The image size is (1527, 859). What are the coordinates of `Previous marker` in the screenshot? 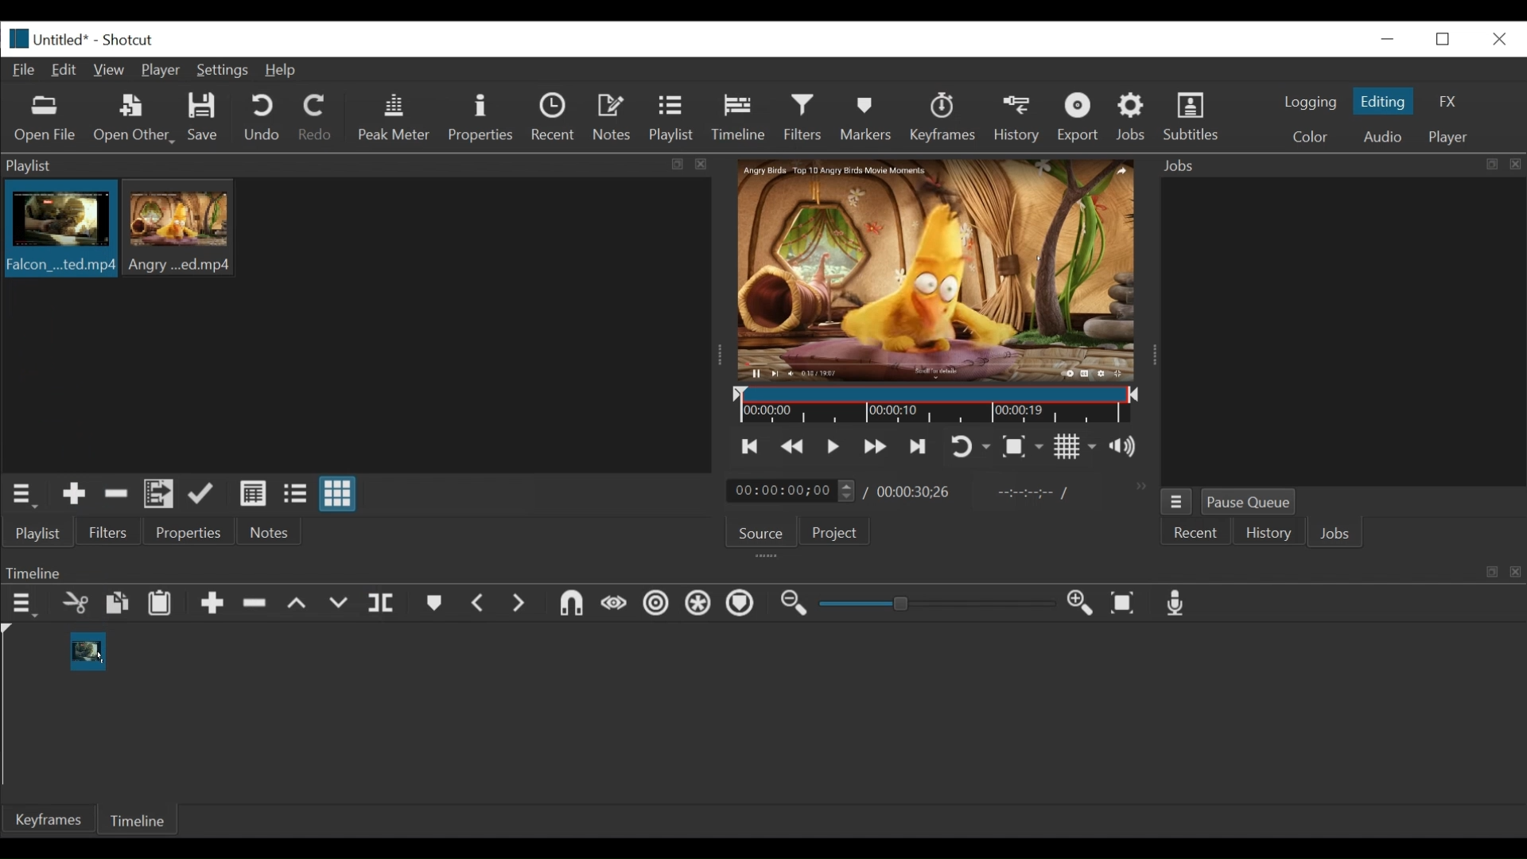 It's located at (480, 606).